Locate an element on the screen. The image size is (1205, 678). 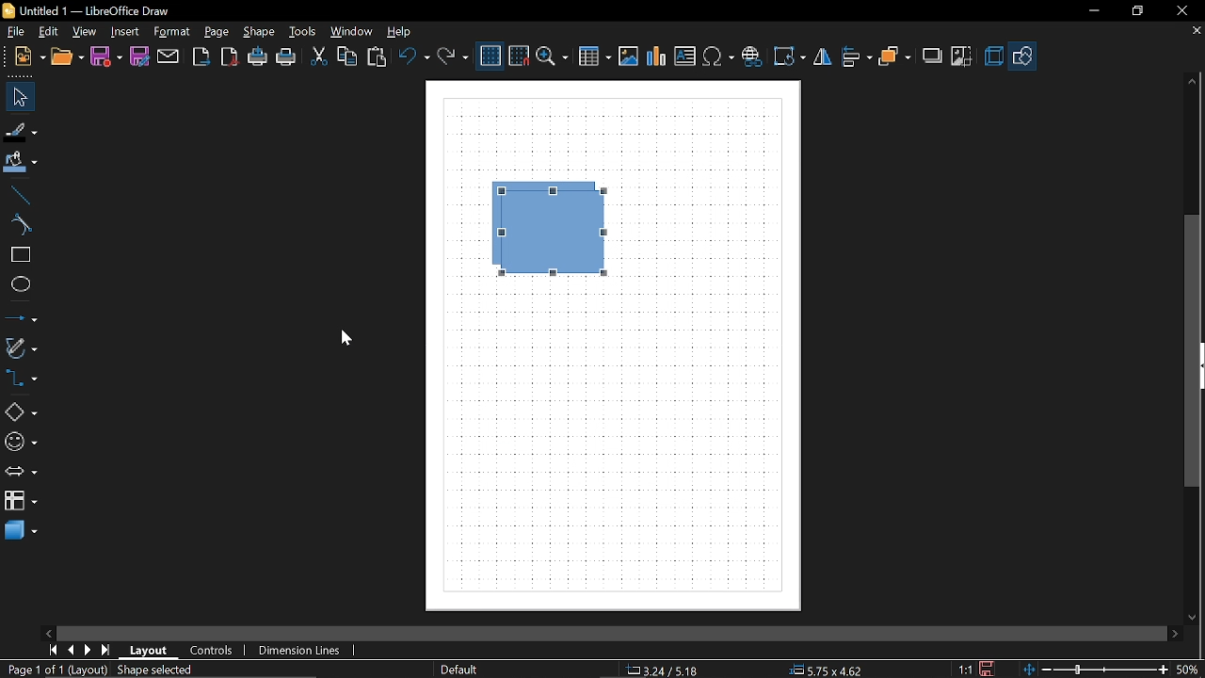
Export is located at coordinates (201, 57).